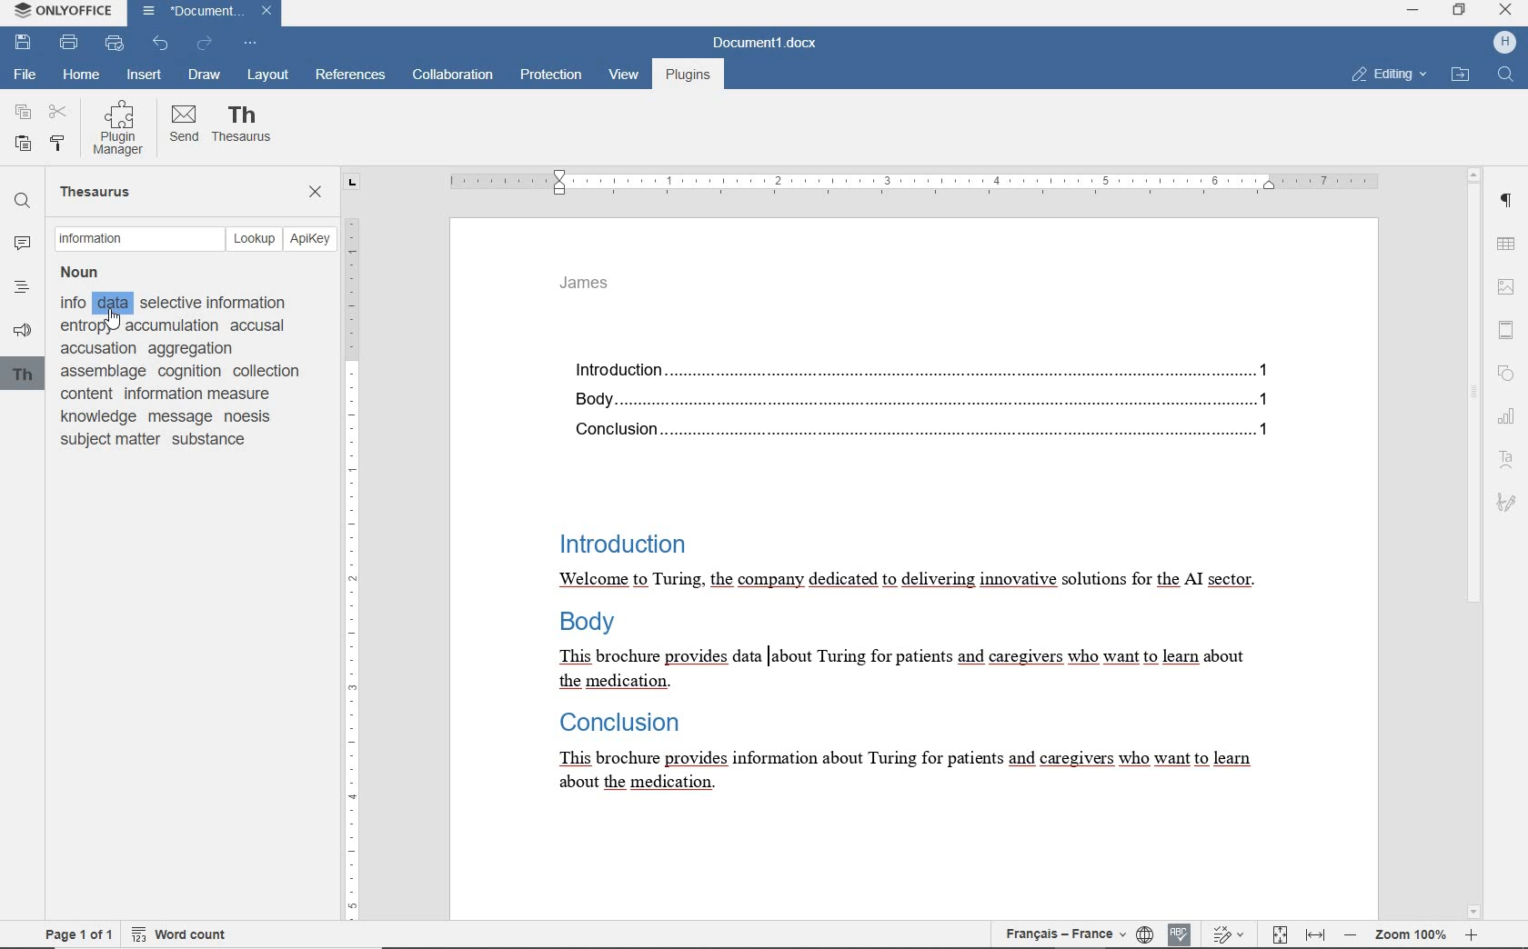 The width and height of the screenshot is (1528, 949). I want to click on UNDO, so click(160, 43).